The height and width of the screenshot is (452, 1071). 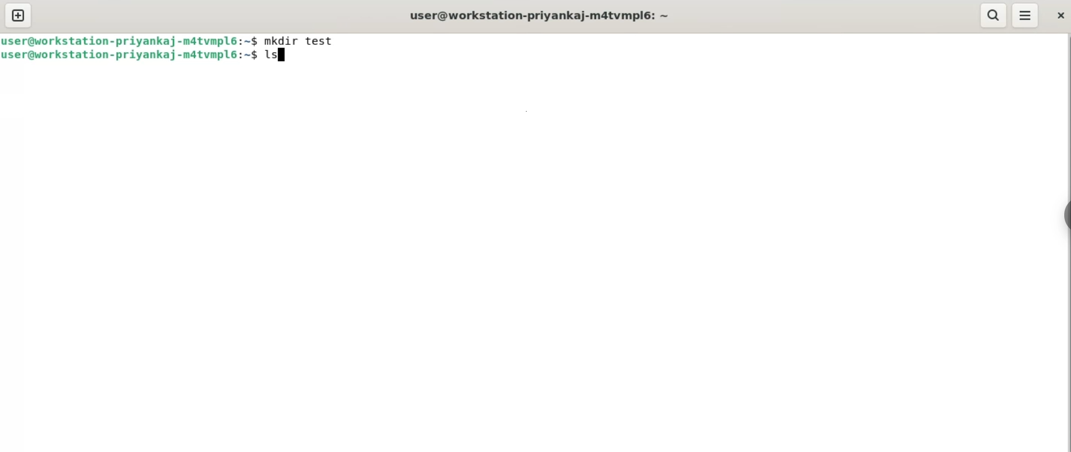 I want to click on ls, so click(x=276, y=57).